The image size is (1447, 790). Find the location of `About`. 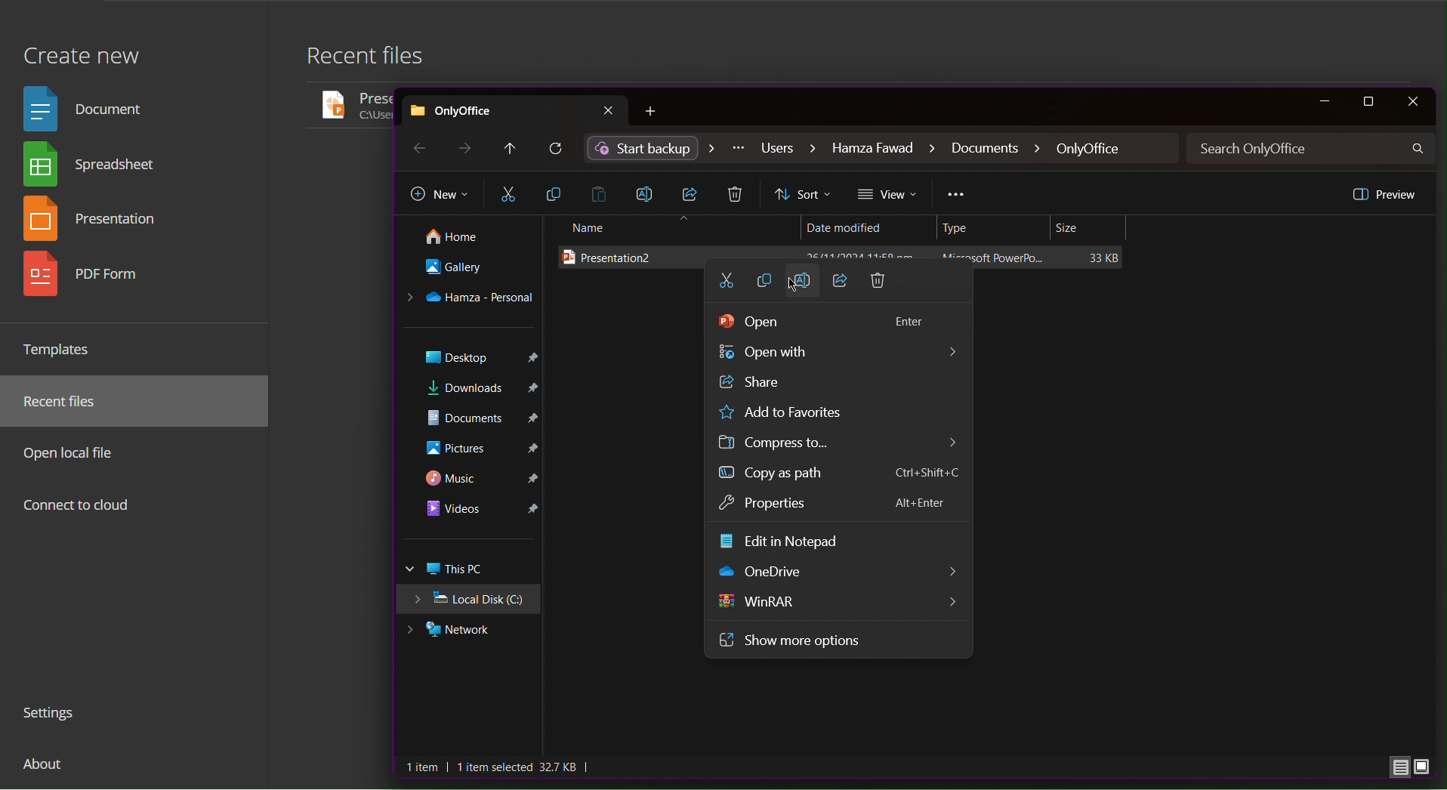

About is located at coordinates (45, 770).